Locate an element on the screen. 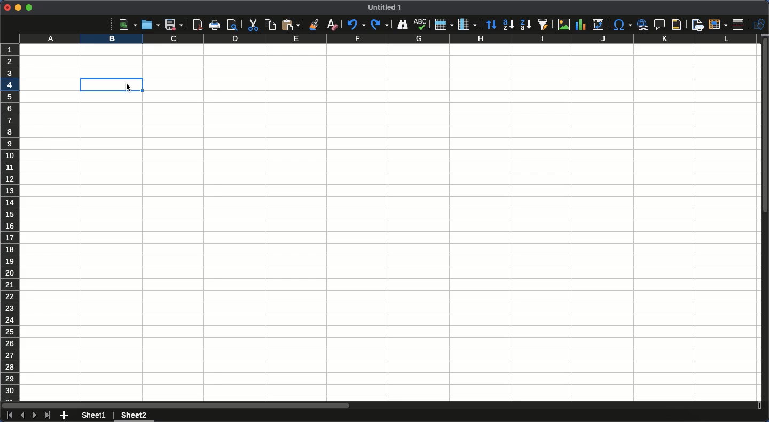 The image size is (769, 422). Print is located at coordinates (216, 25).